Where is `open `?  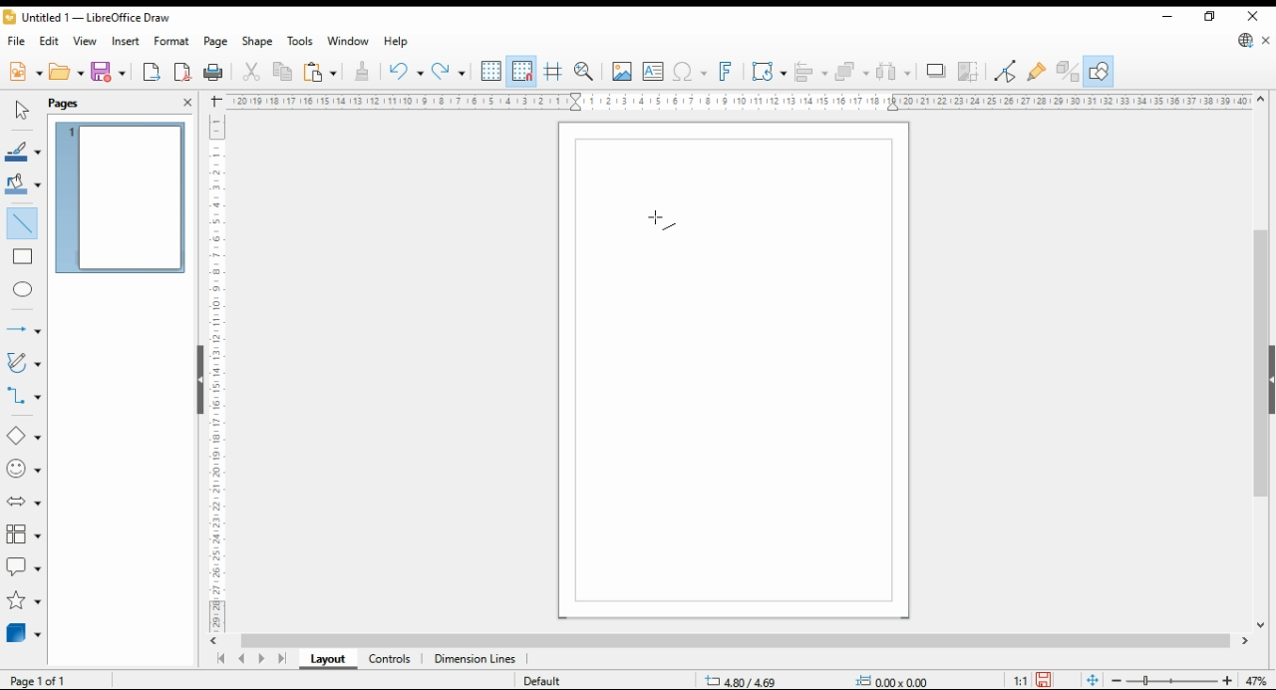
open  is located at coordinates (67, 72).